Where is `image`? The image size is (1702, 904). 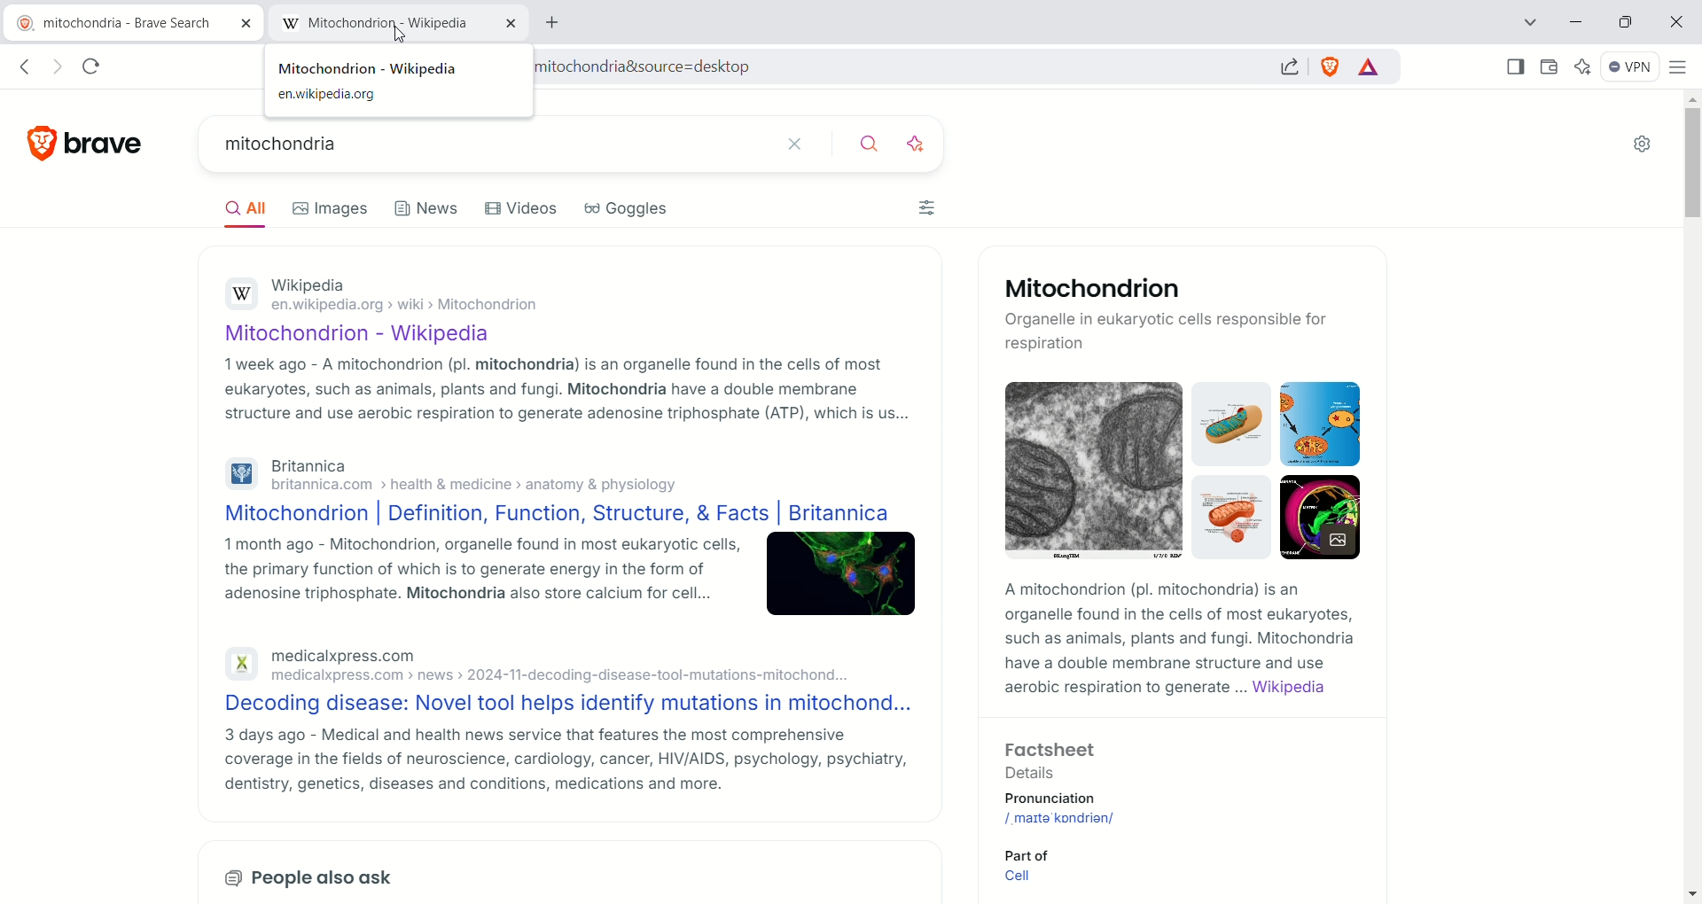
image is located at coordinates (840, 574).